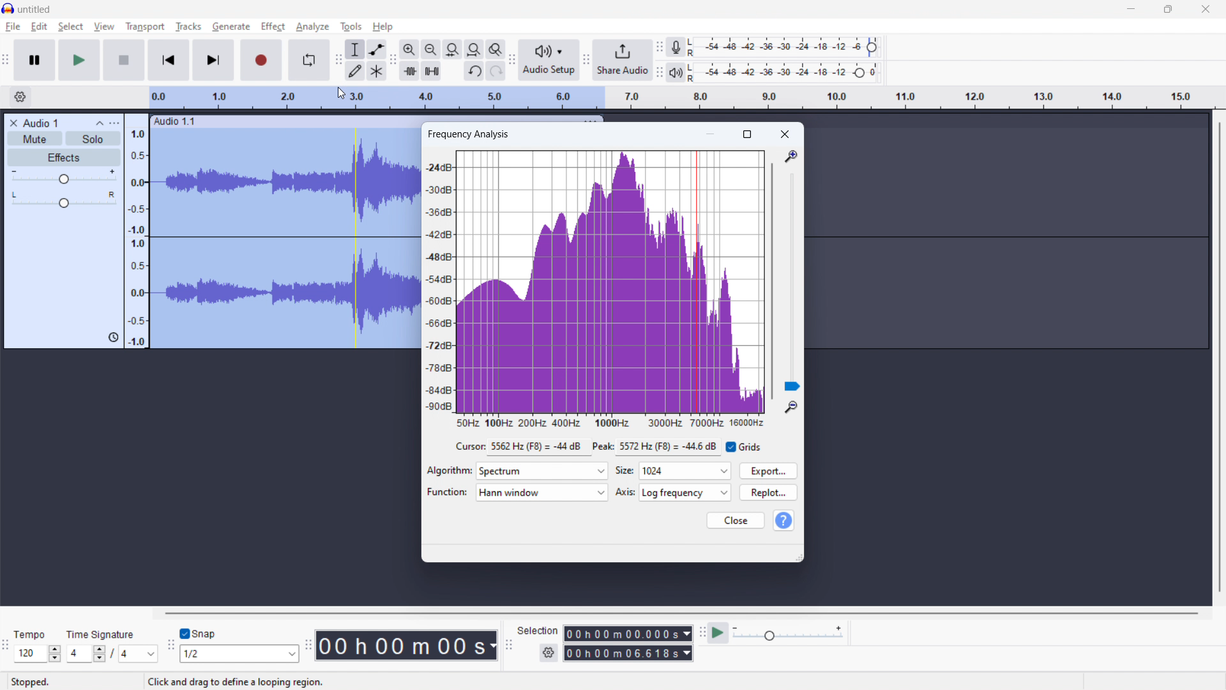 The height and width of the screenshot is (690, 1226). Describe the element at coordinates (64, 176) in the screenshot. I see `gain` at that location.